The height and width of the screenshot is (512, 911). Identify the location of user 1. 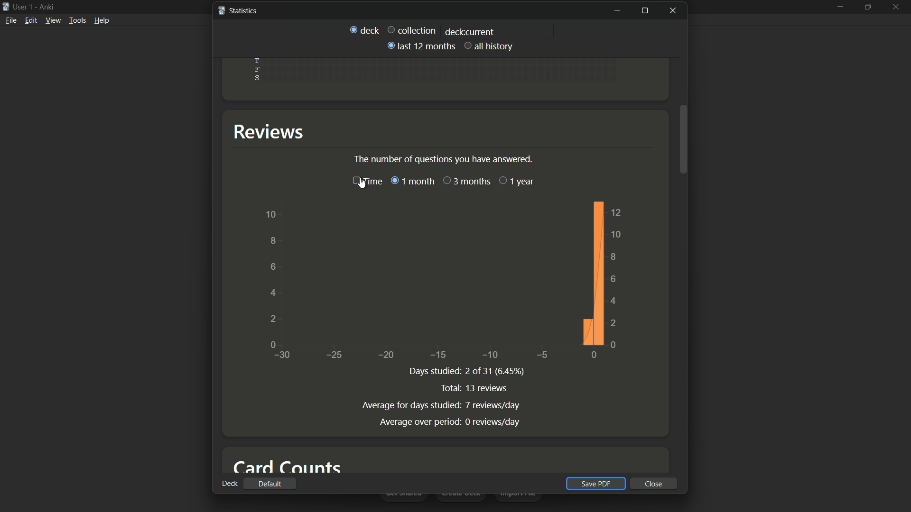
(24, 7).